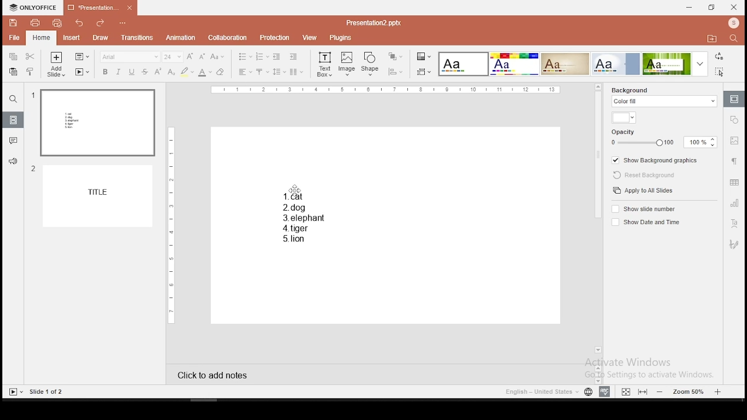 The width and height of the screenshot is (747, 420). Describe the element at coordinates (735, 244) in the screenshot. I see `art` at that location.